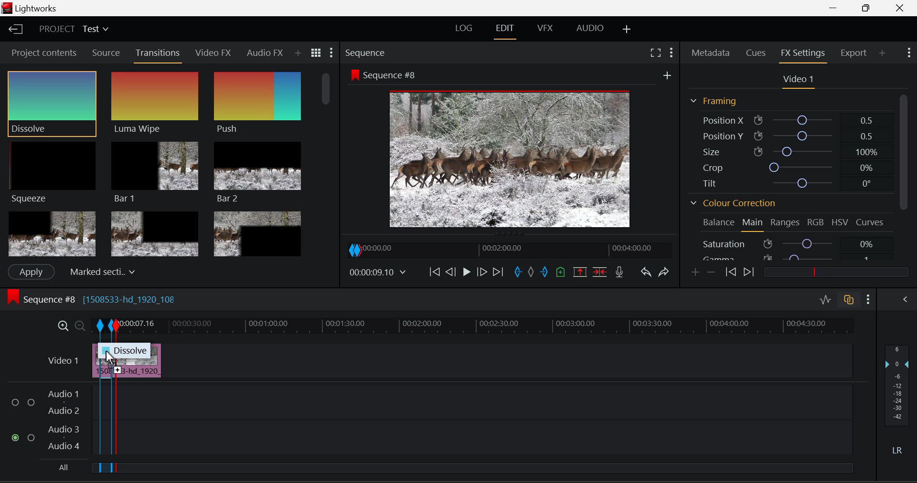 The height and width of the screenshot is (483, 917). I want to click on Framing Section, so click(719, 101).